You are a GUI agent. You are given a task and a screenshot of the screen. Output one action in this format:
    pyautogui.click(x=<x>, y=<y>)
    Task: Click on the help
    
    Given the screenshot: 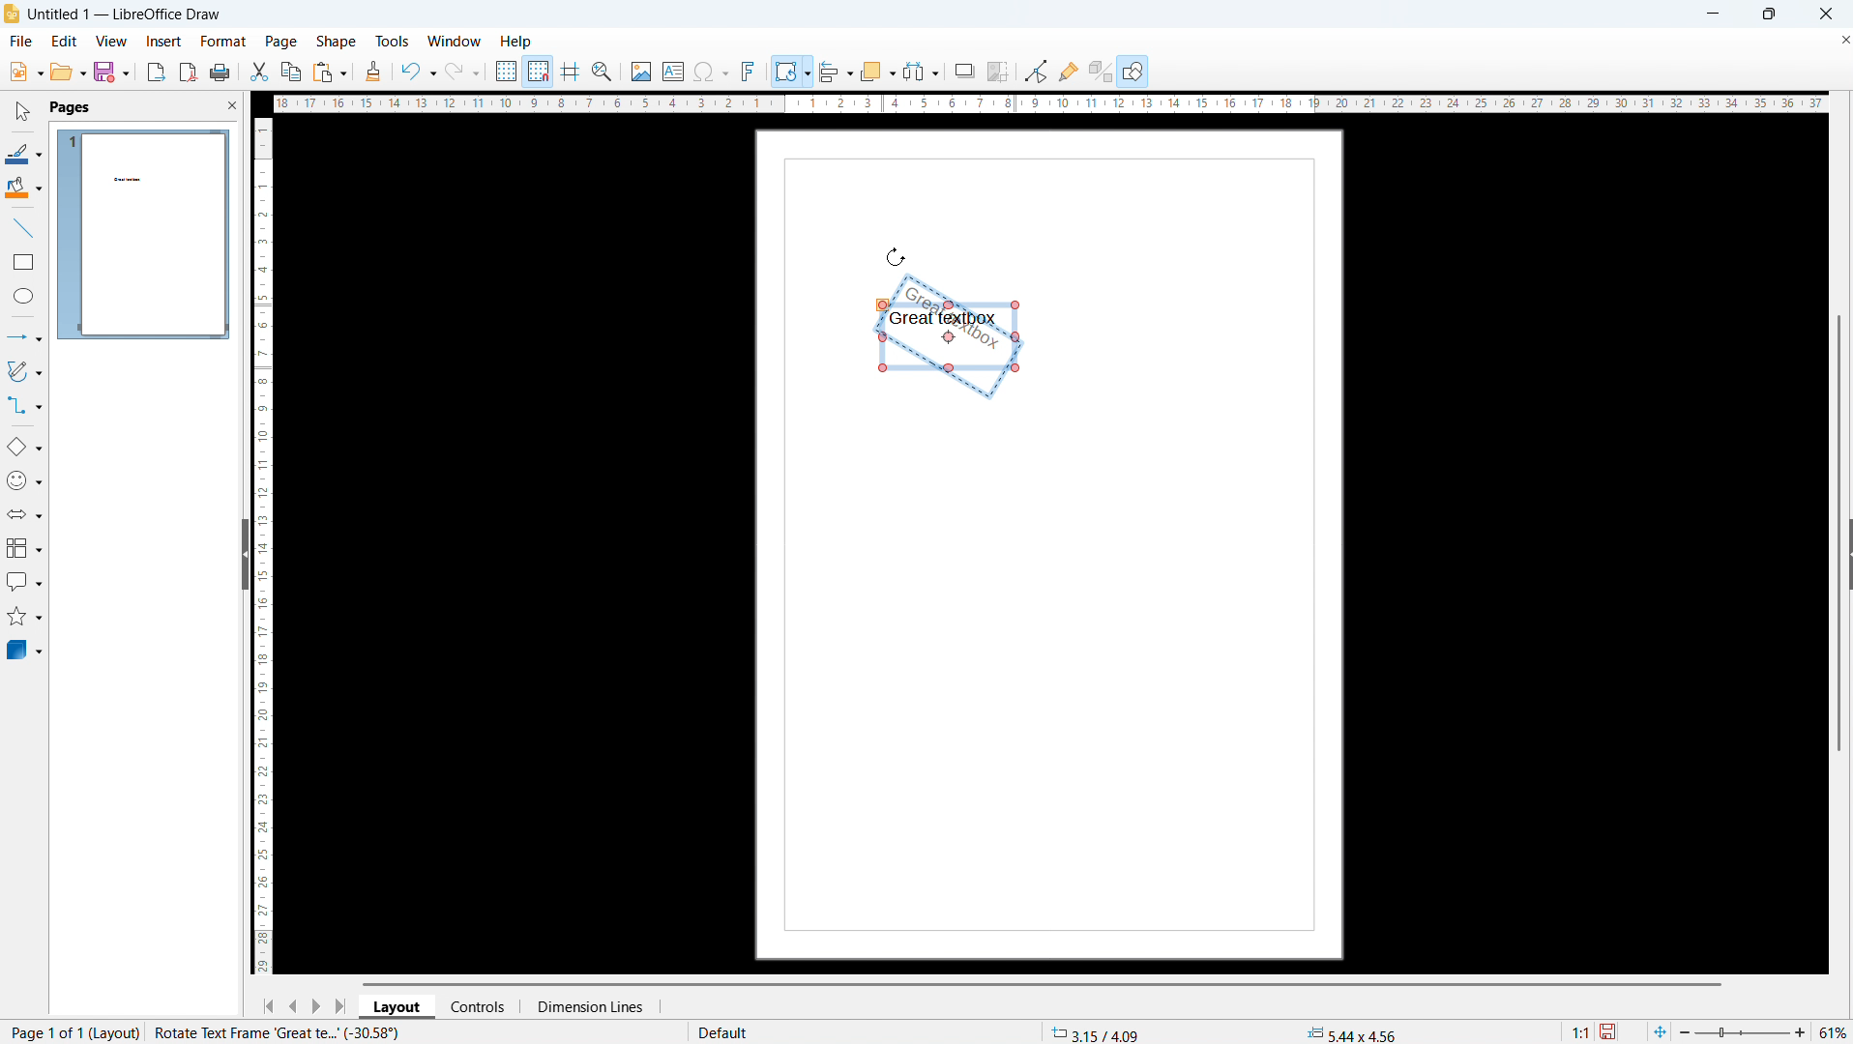 What is the action you would take?
    pyautogui.click(x=516, y=42)
    